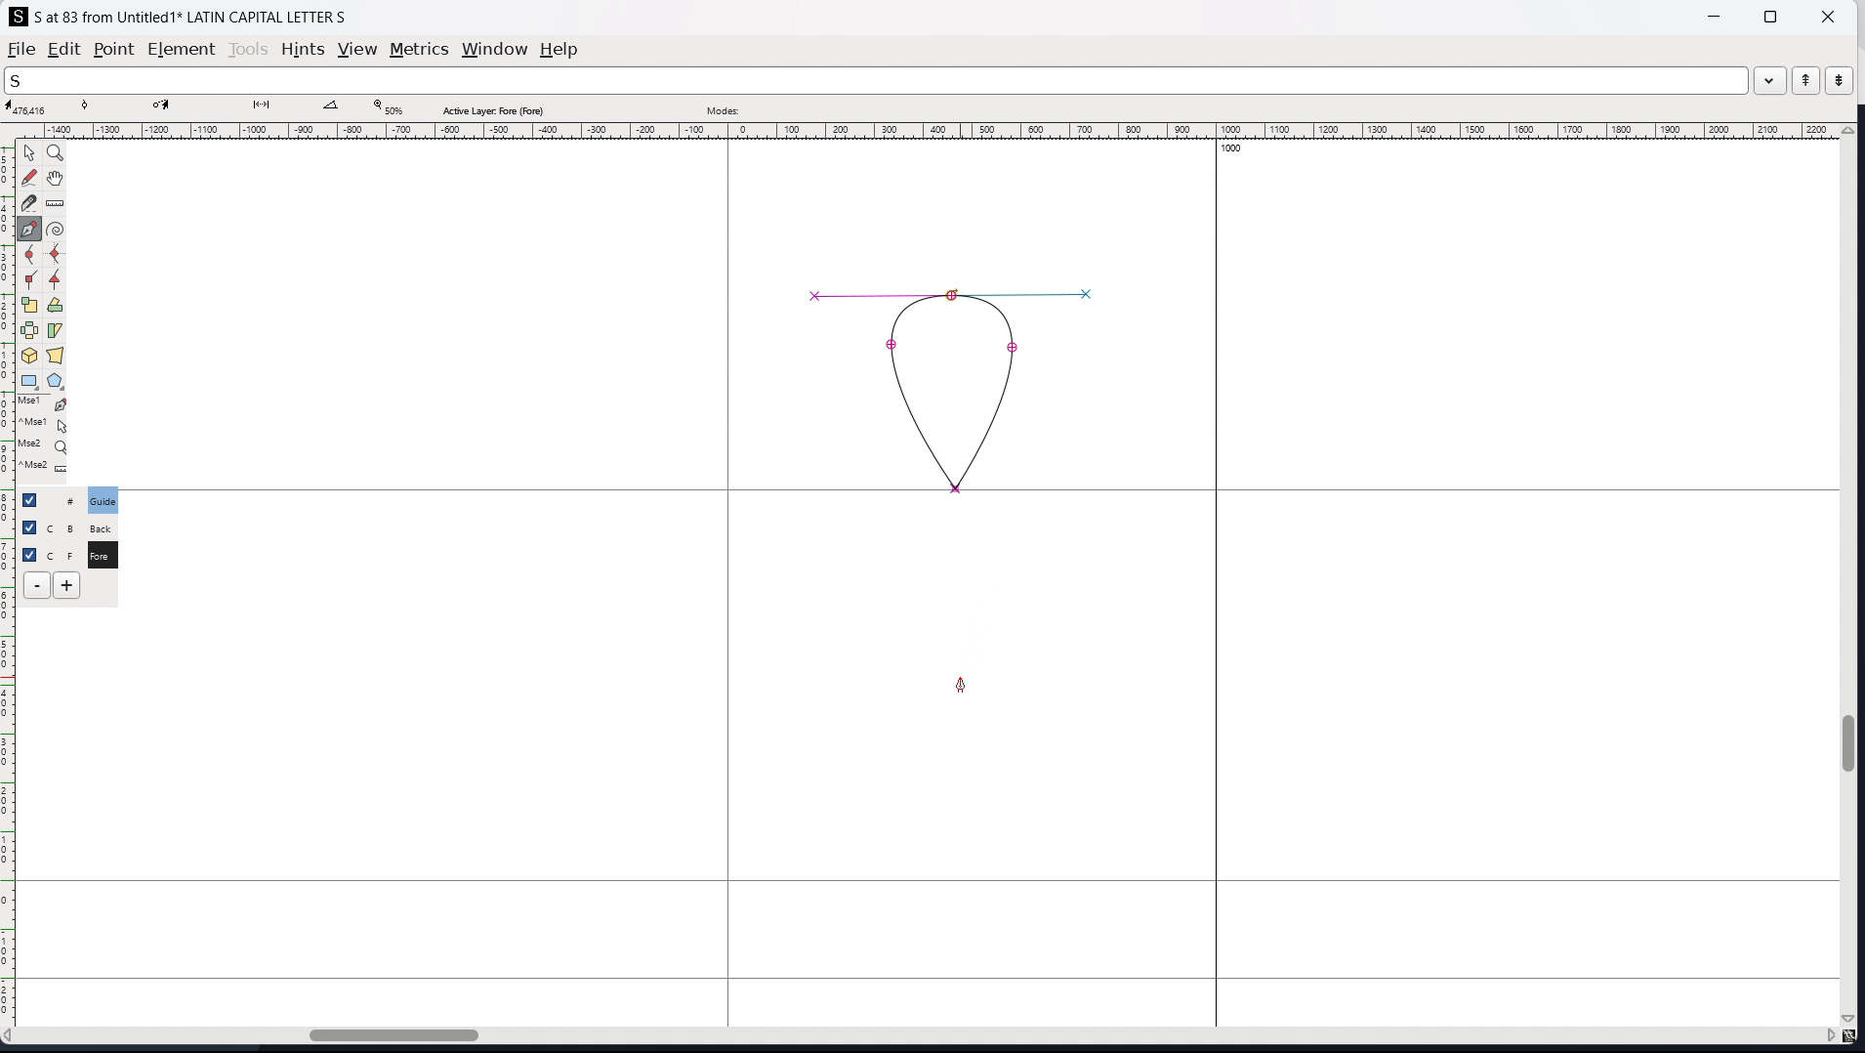 This screenshot has width=1865, height=1053. I want to click on selection toggle, so click(31, 553).